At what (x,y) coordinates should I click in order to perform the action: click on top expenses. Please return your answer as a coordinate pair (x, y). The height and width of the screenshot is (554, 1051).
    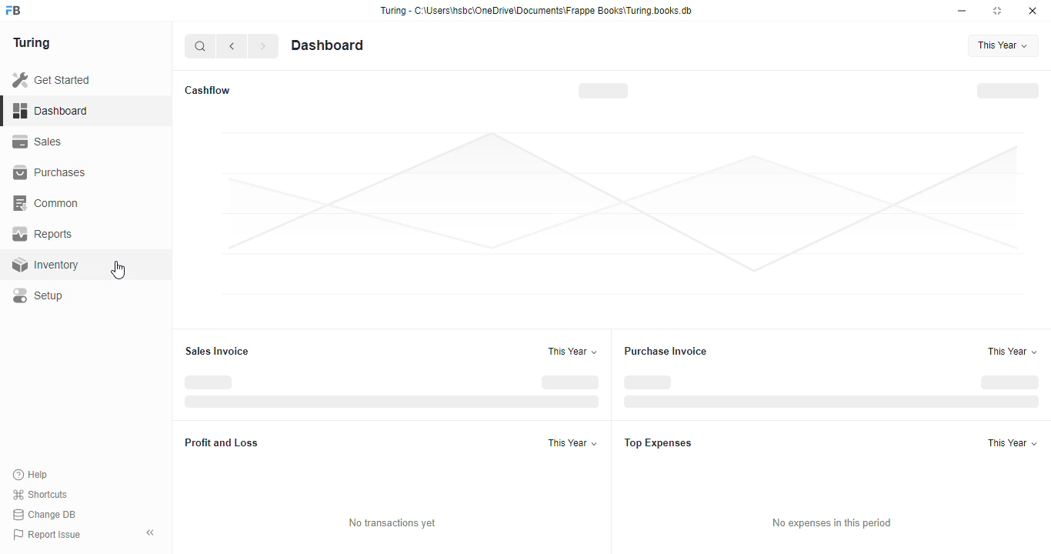
    Looking at the image, I should click on (658, 442).